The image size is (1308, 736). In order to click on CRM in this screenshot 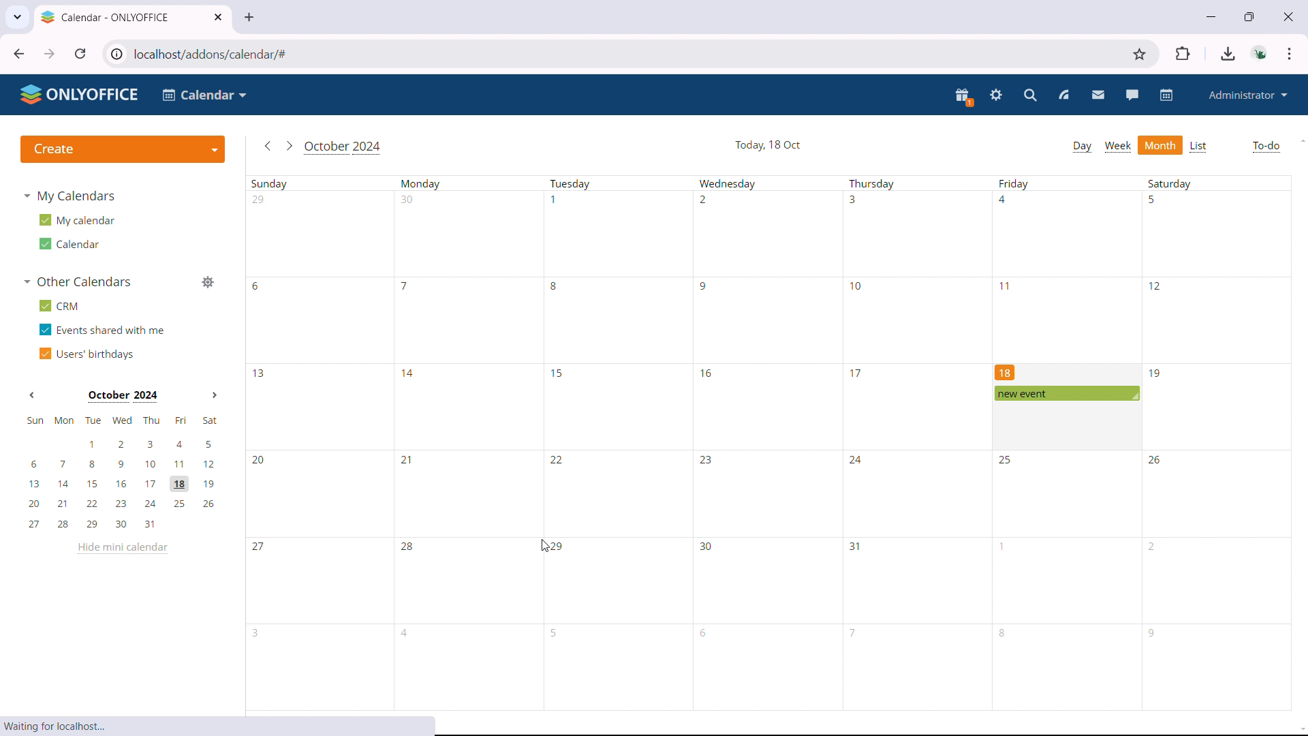, I will do `click(61, 307)`.